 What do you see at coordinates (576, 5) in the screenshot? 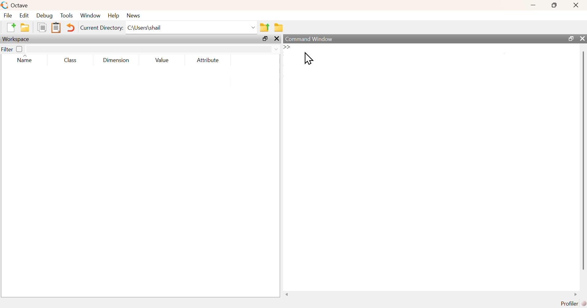
I see `close` at bounding box center [576, 5].